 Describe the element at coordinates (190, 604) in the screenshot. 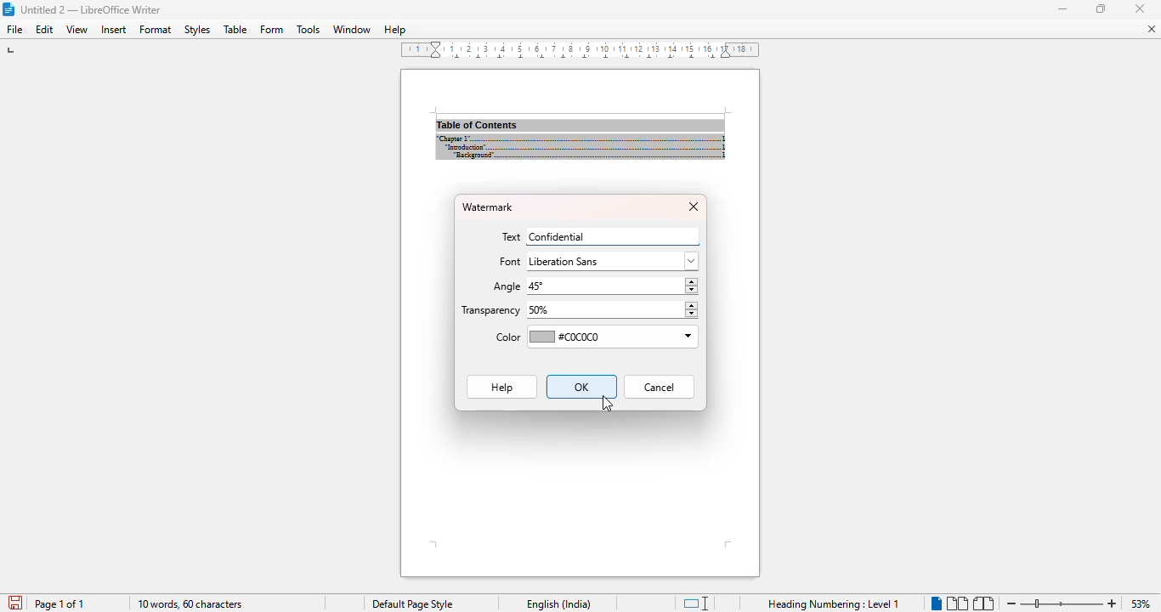

I see `10 words, 60 characters` at that location.